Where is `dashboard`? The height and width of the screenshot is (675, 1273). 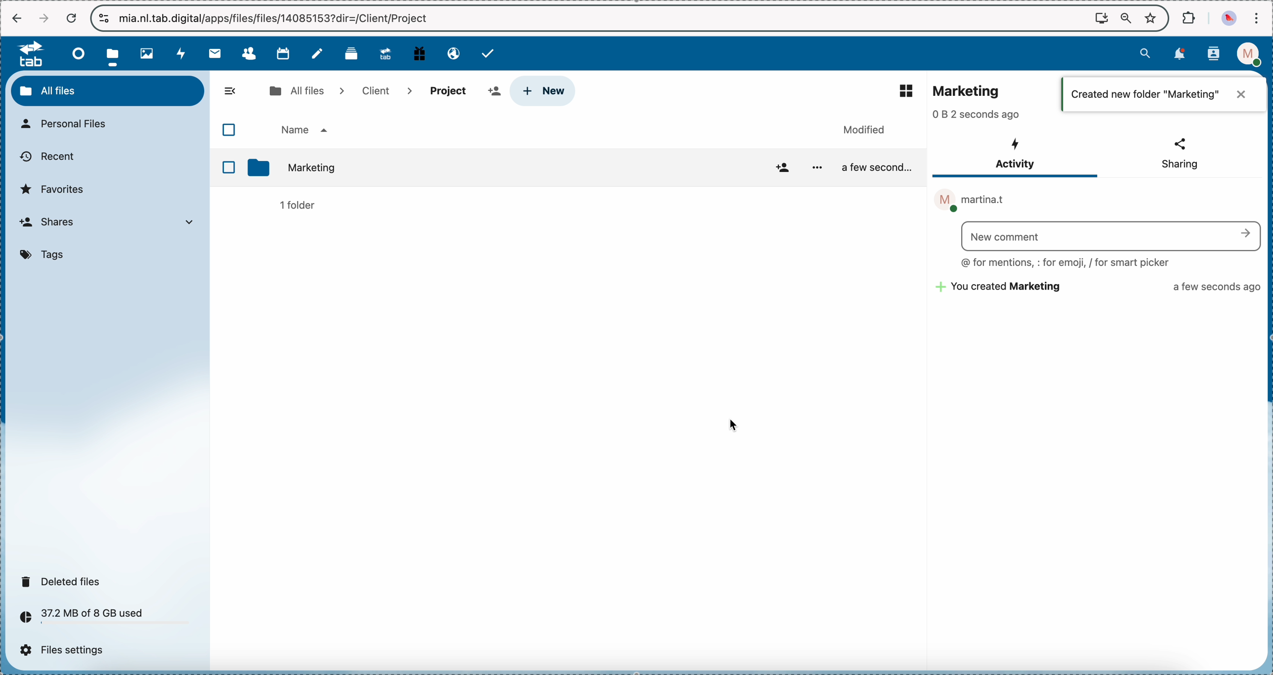
dashboard is located at coordinates (76, 53).